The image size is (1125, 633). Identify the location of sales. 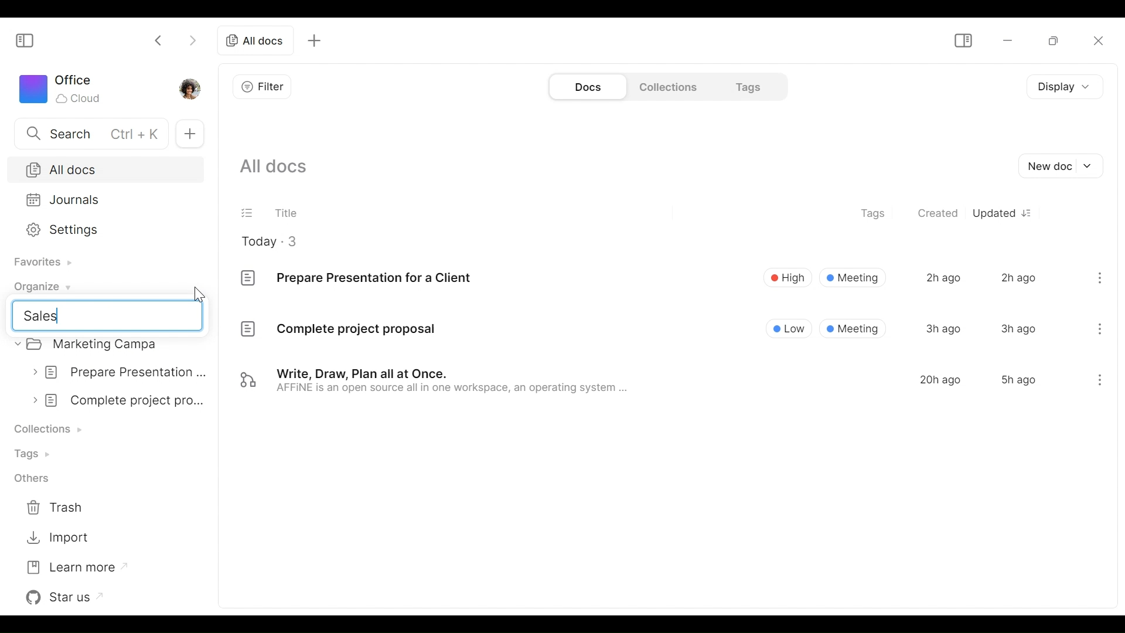
(107, 316).